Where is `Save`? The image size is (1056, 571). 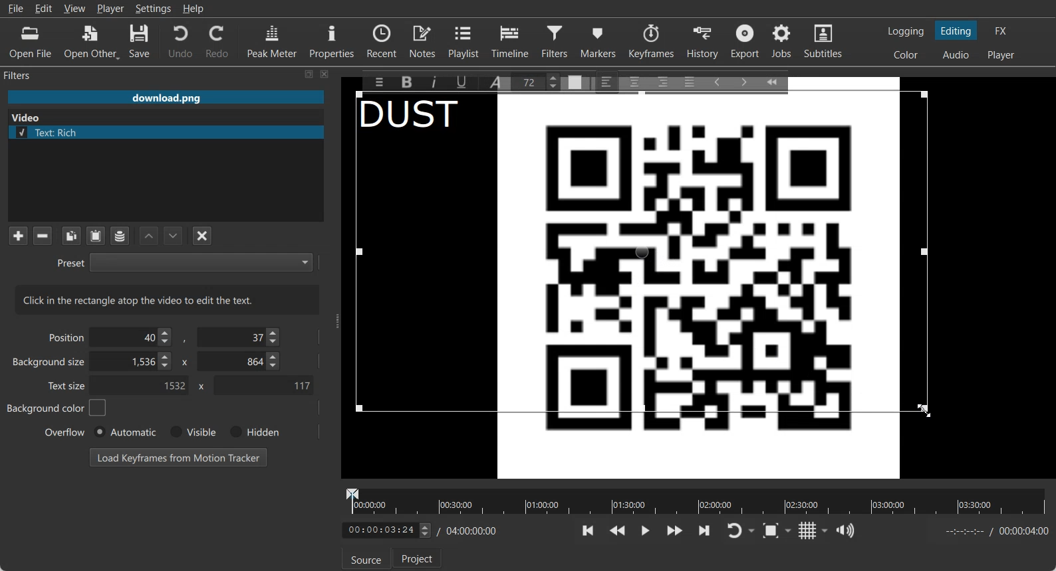
Save is located at coordinates (140, 42).